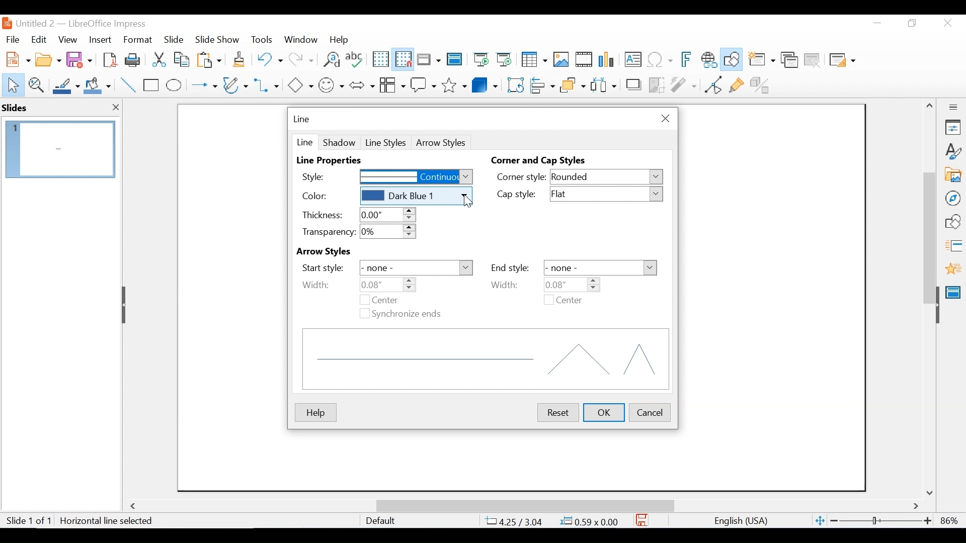 This screenshot has height=543, width=966. What do you see at coordinates (520, 195) in the screenshot?
I see `Cap Style` at bounding box center [520, 195].